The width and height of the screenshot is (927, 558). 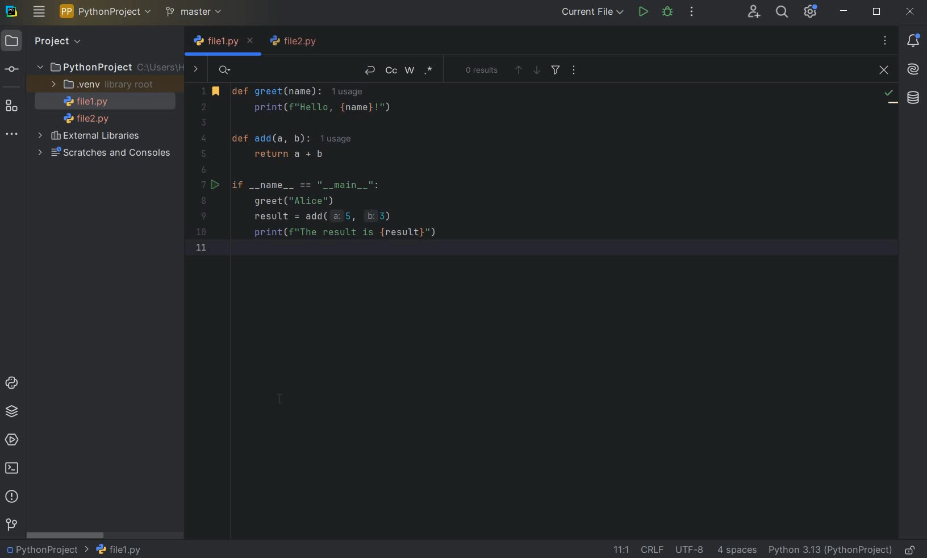 What do you see at coordinates (753, 11) in the screenshot?
I see `CODE WITH ME` at bounding box center [753, 11].